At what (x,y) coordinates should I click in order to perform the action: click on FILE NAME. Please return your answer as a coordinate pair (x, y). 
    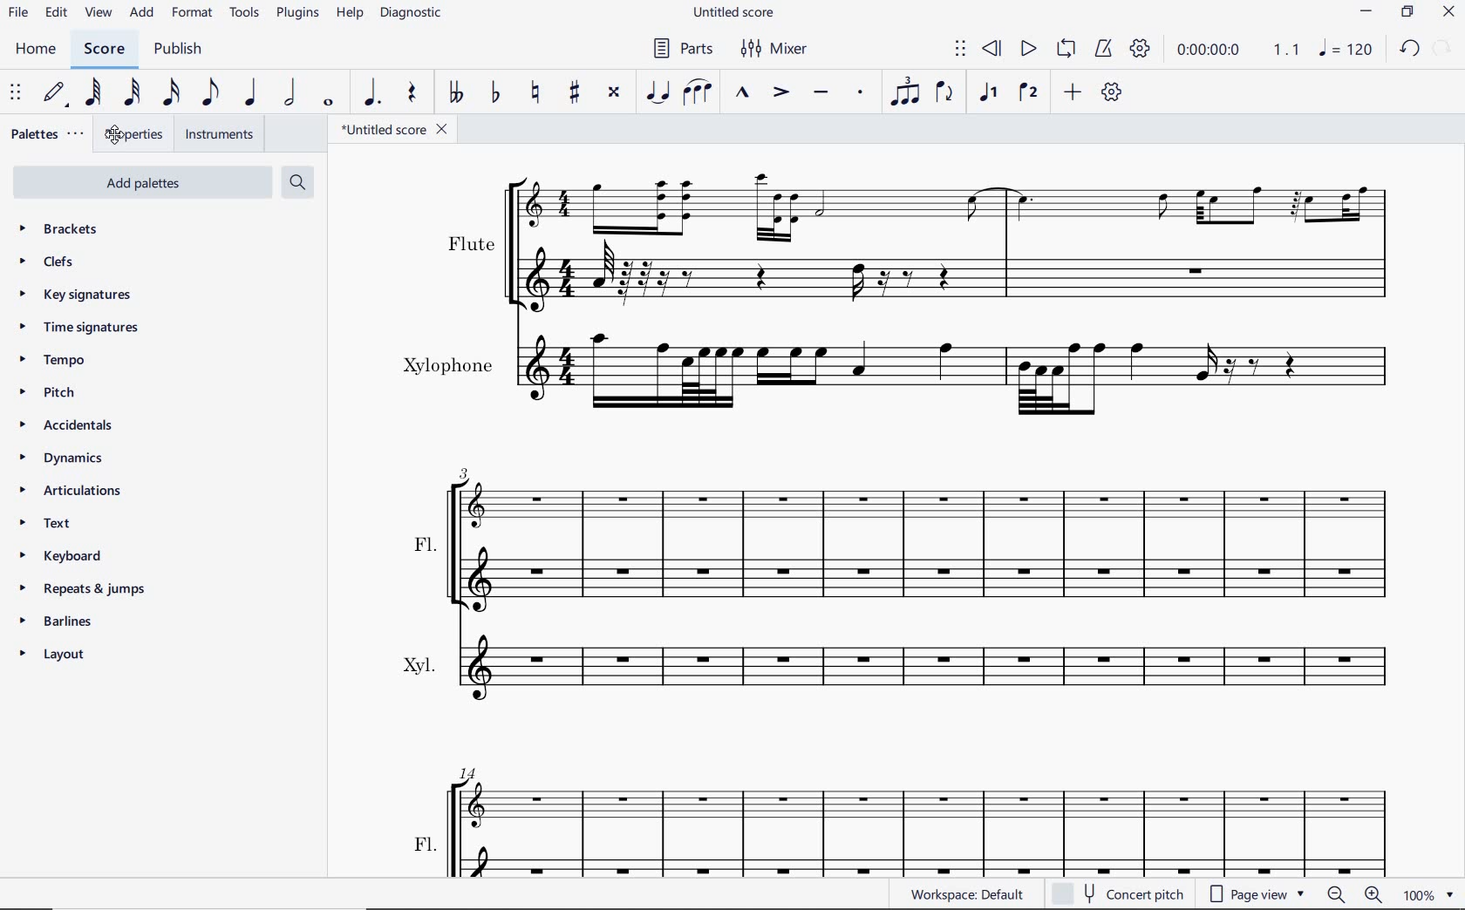
    Looking at the image, I should click on (397, 131).